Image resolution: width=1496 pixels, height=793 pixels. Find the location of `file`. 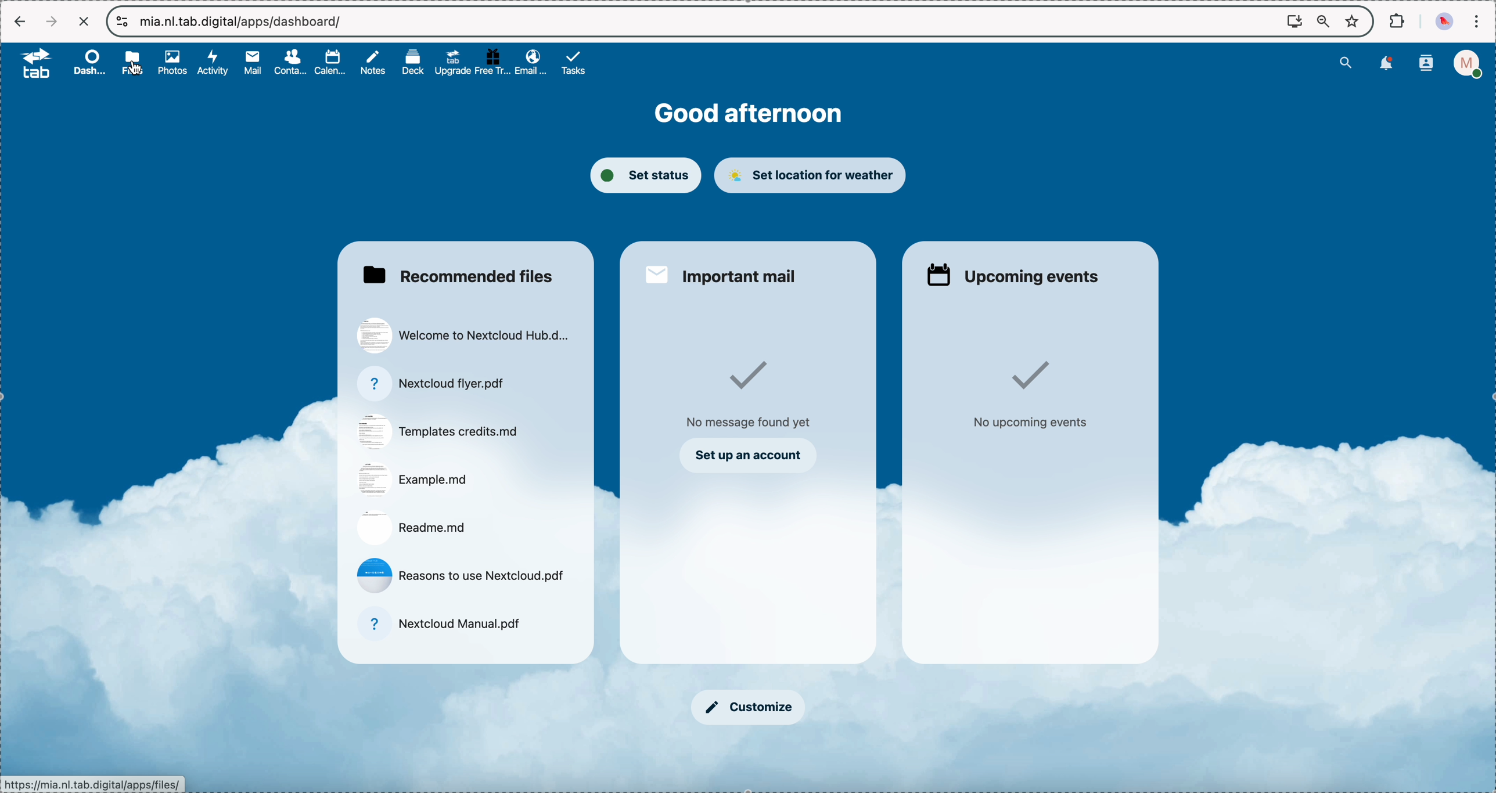

file is located at coordinates (411, 527).